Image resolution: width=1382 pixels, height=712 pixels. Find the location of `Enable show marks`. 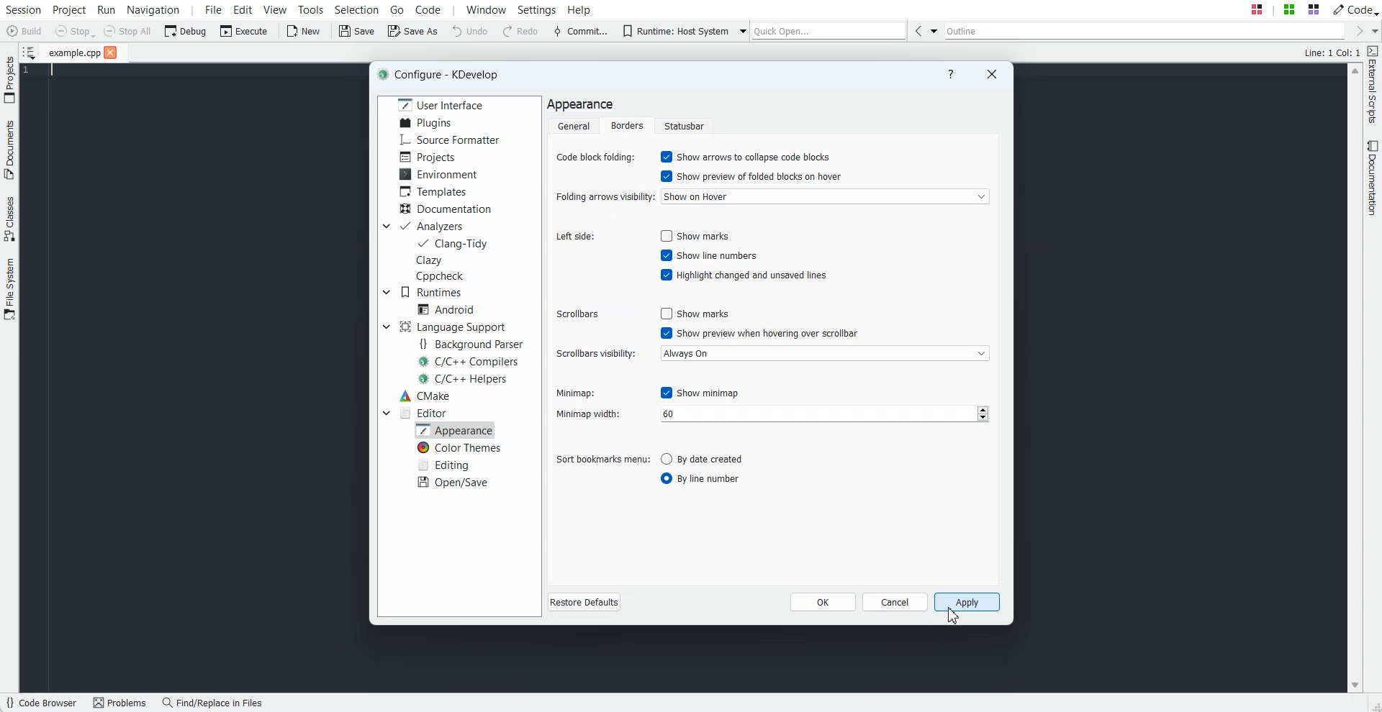

Enable show marks is located at coordinates (699, 236).